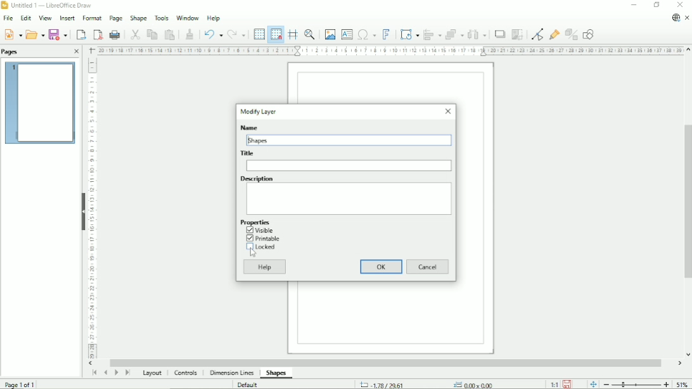  Describe the element at coordinates (428, 266) in the screenshot. I see `Cancel` at that location.